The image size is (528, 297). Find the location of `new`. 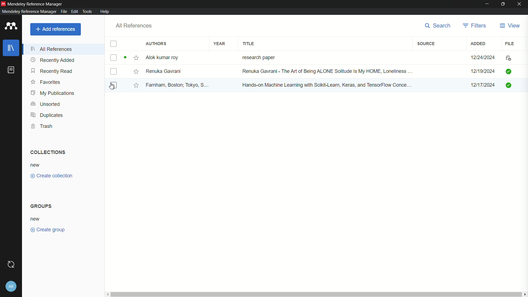

new is located at coordinates (36, 166).